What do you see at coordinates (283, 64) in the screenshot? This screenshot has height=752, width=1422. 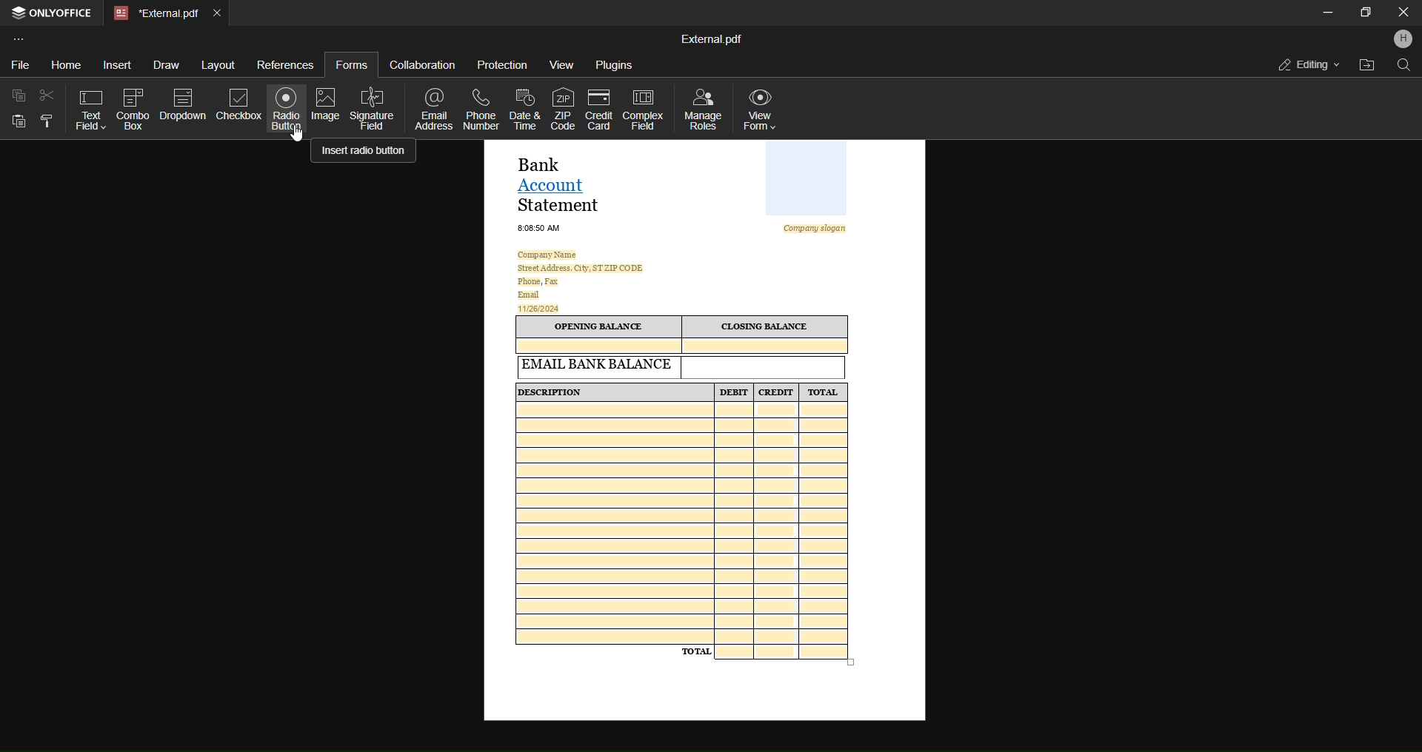 I see `references` at bounding box center [283, 64].